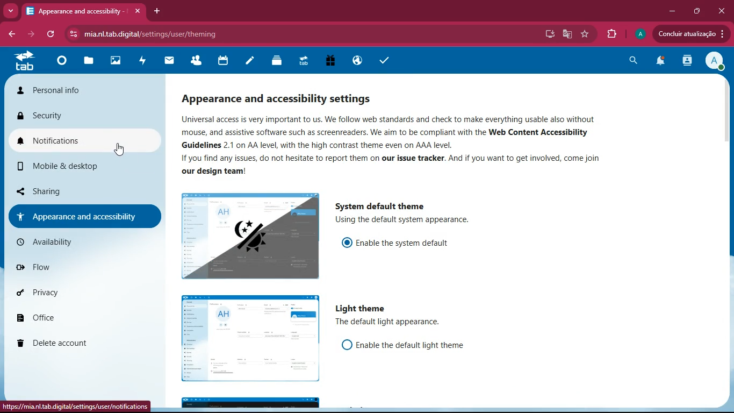 The height and width of the screenshot is (413, 734). Describe the element at coordinates (89, 315) in the screenshot. I see `office` at that location.